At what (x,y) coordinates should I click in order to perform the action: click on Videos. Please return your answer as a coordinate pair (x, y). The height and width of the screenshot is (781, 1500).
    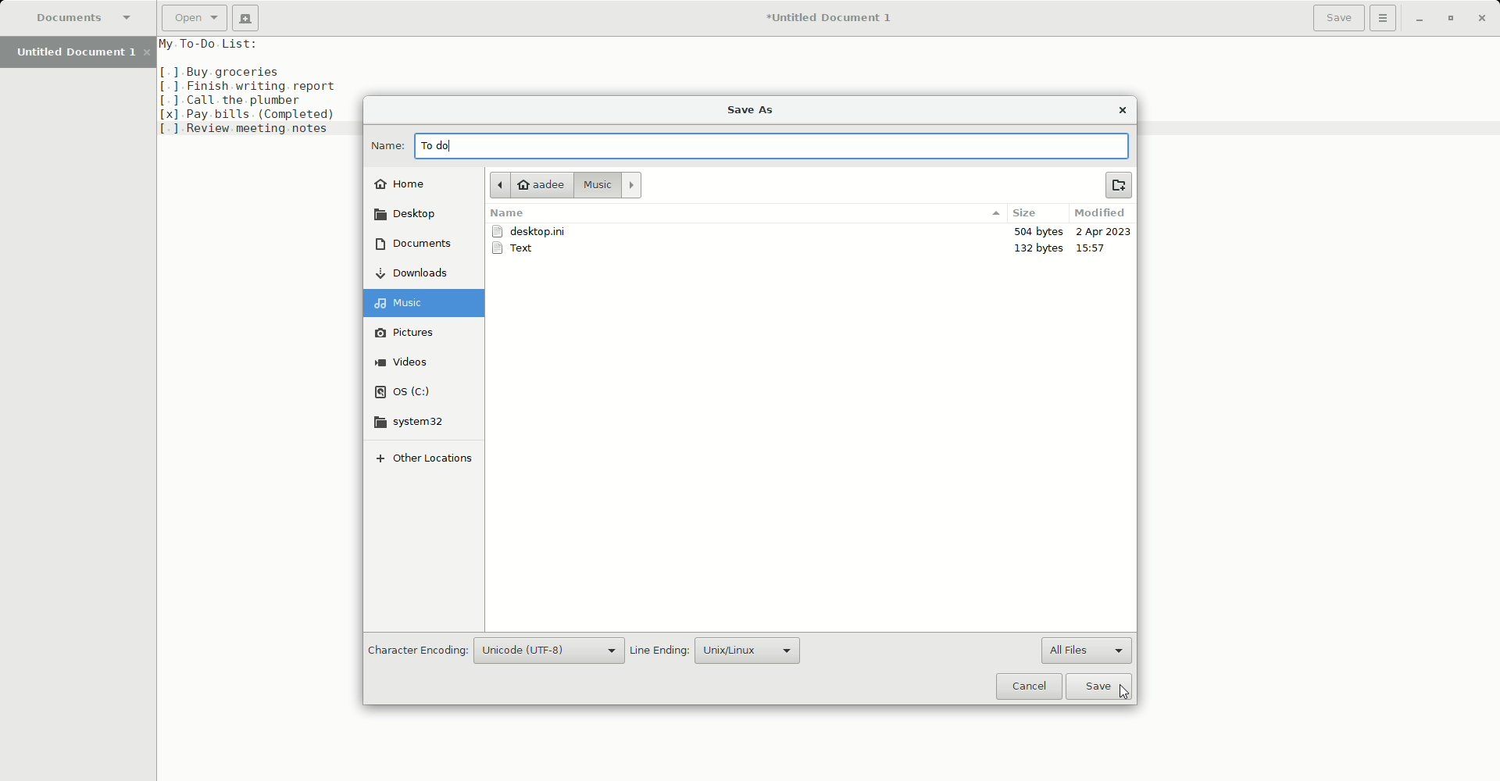
    Looking at the image, I should click on (413, 363).